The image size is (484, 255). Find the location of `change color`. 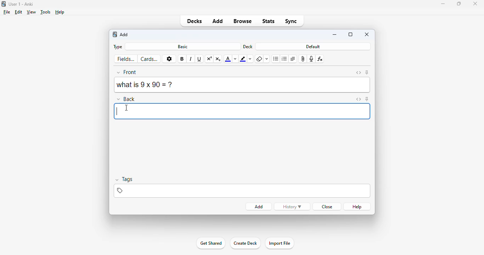

change color is located at coordinates (251, 59).